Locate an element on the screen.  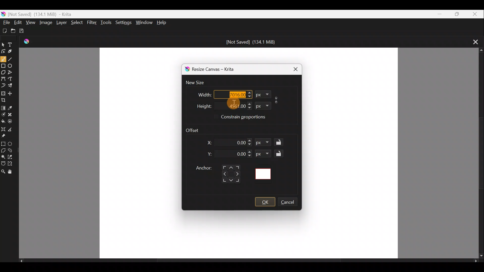
0.00 is located at coordinates (239, 142).